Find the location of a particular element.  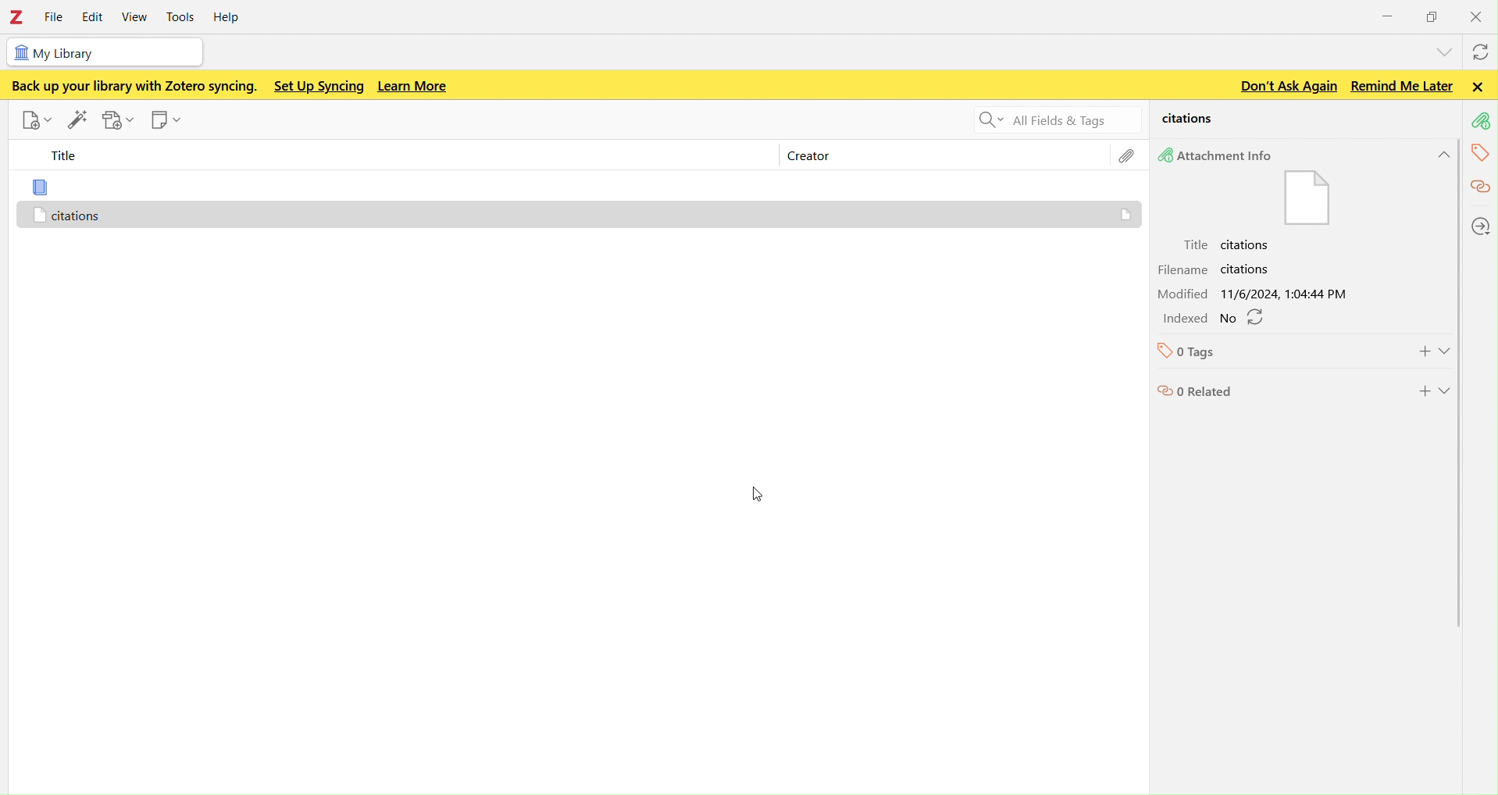

view is located at coordinates (138, 16).